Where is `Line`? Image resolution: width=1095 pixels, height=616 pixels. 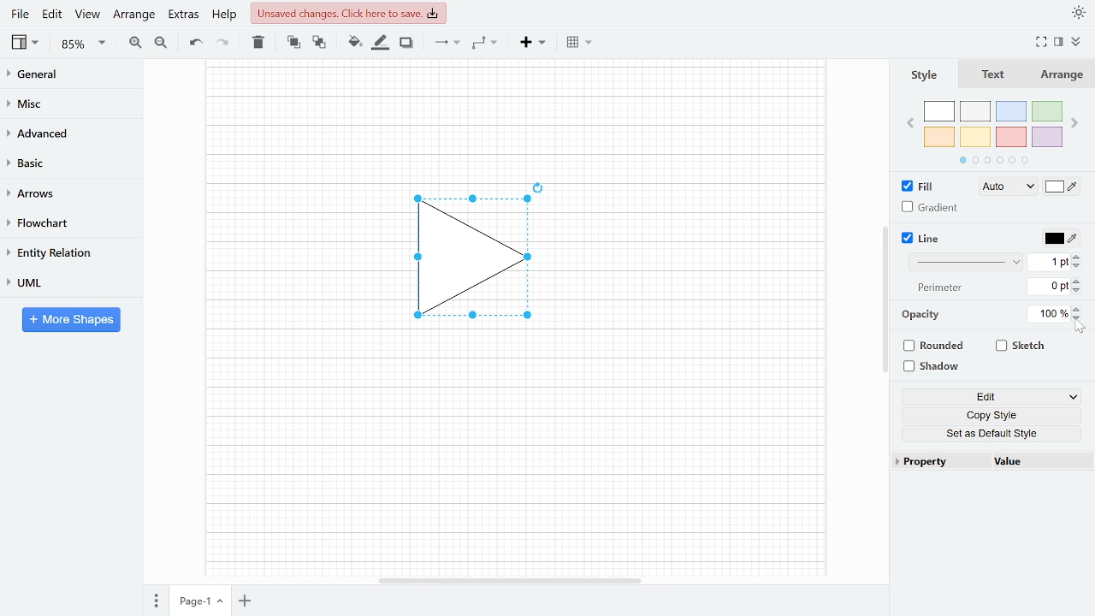 Line is located at coordinates (922, 239).